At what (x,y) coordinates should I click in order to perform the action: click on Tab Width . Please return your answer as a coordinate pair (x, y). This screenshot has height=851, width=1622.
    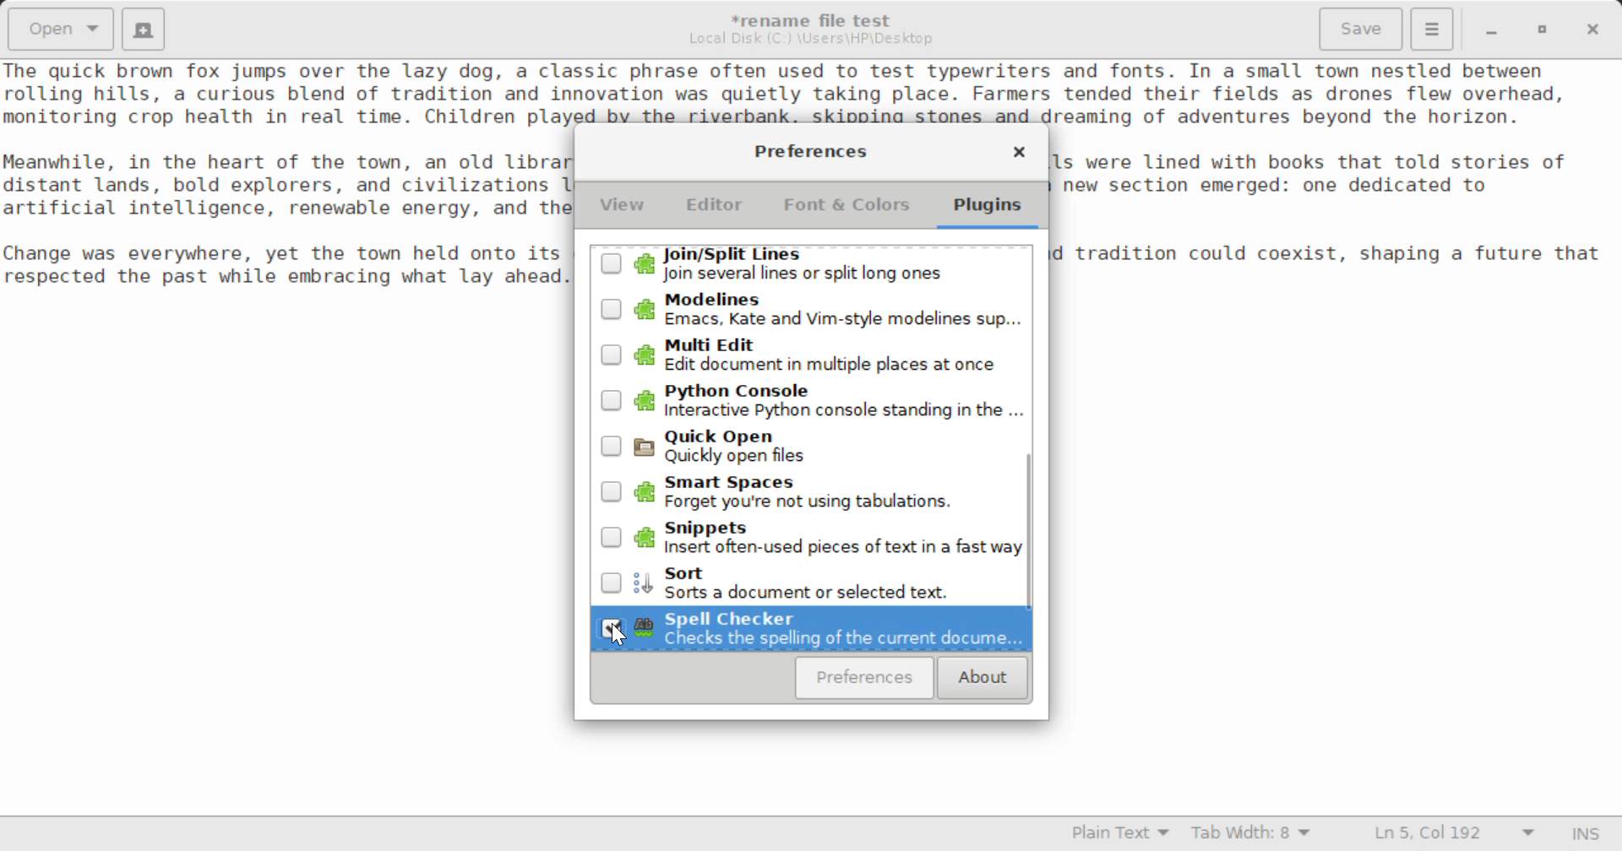
    Looking at the image, I should click on (1254, 835).